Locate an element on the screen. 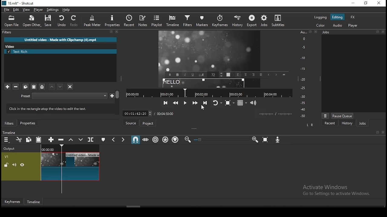 This screenshot has width=387, height=217. timeline is located at coordinates (34, 202).